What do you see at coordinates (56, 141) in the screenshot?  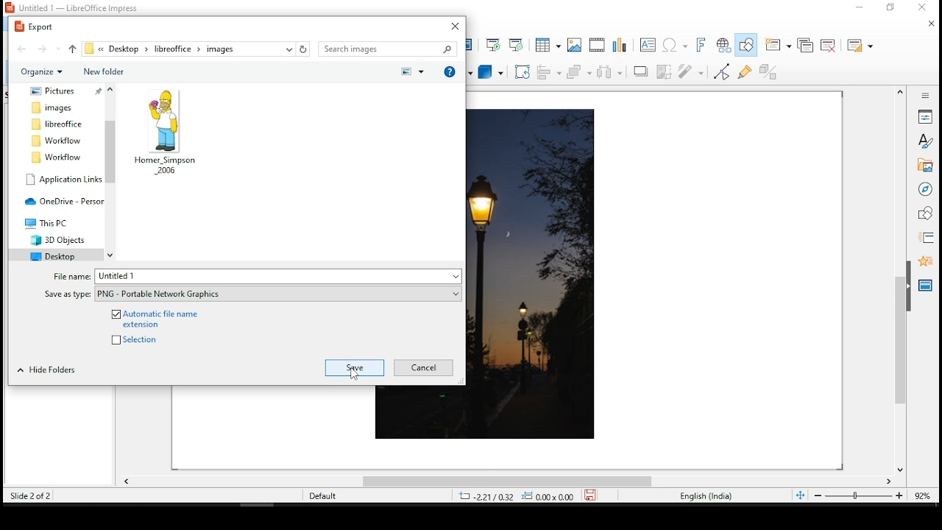 I see `folder` at bounding box center [56, 141].